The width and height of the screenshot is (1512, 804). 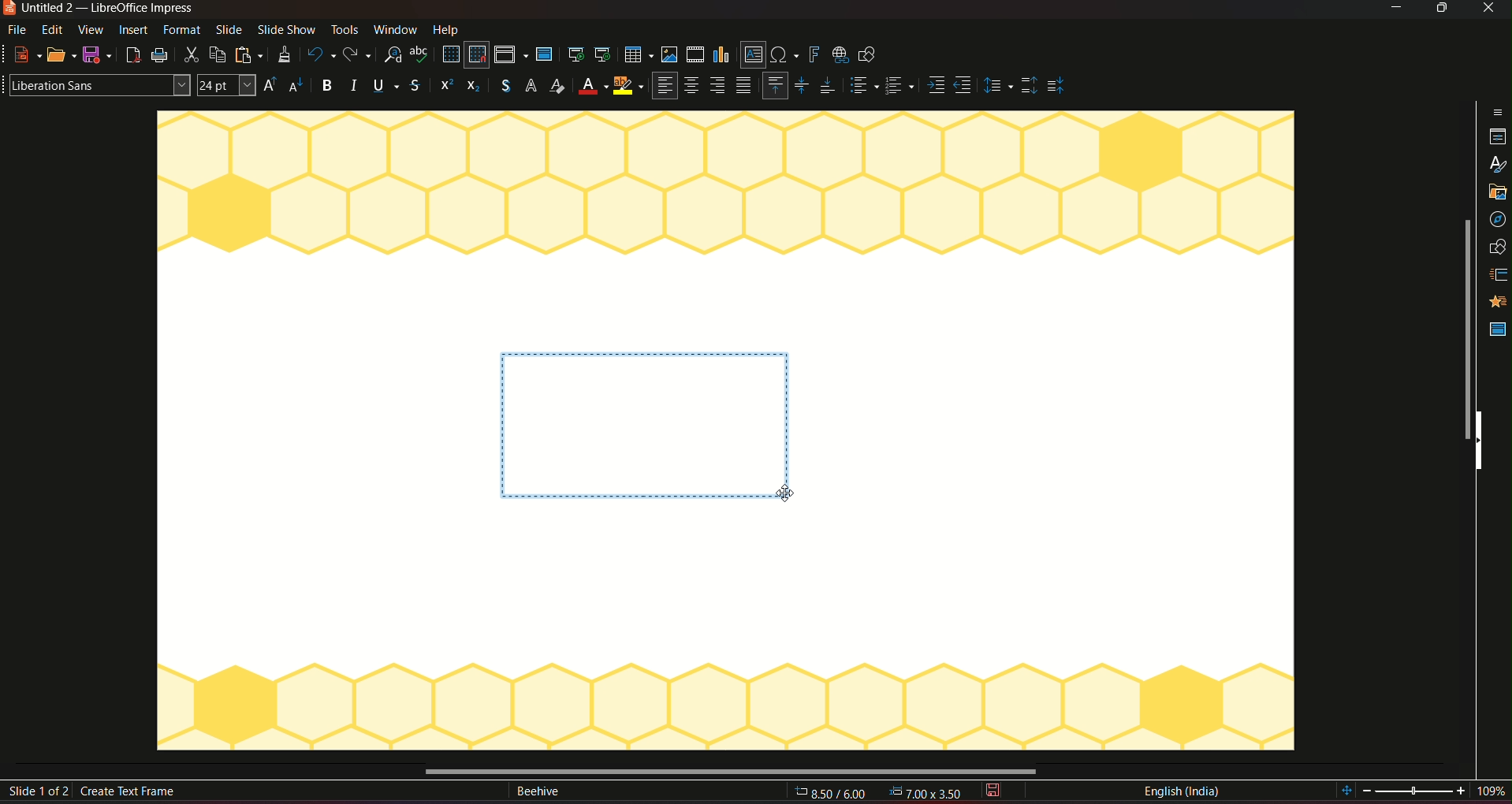 I want to click on undo, so click(x=320, y=54).